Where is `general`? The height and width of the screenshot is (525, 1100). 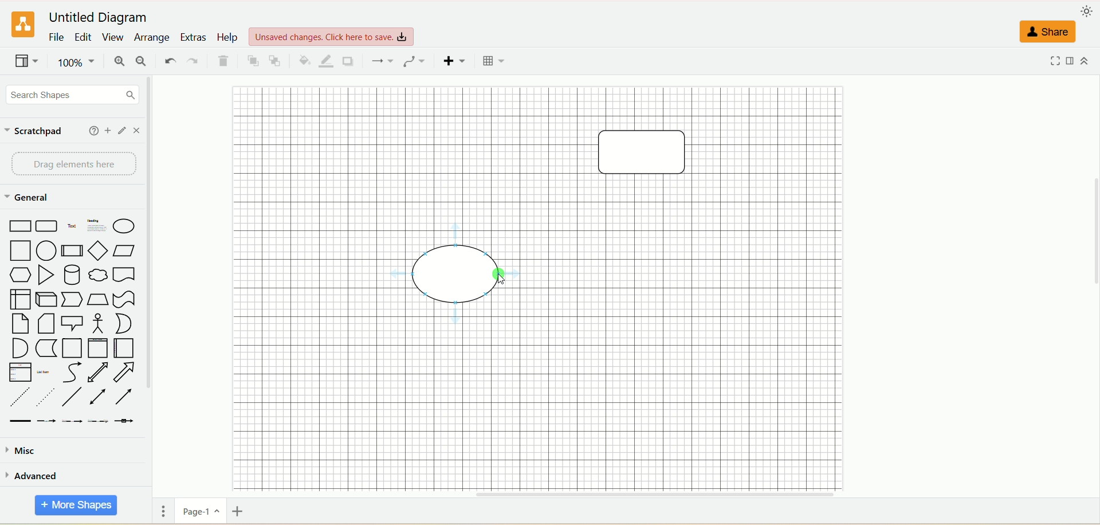 general is located at coordinates (28, 198).